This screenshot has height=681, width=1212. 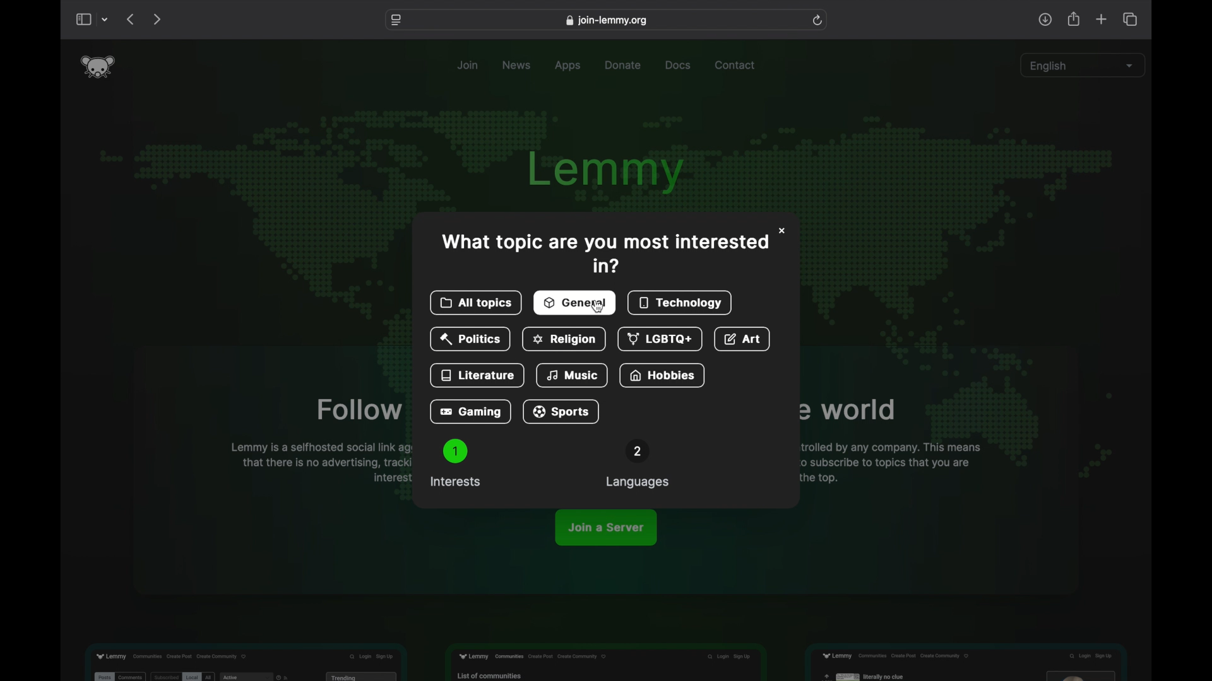 What do you see at coordinates (682, 303) in the screenshot?
I see `technology` at bounding box center [682, 303].